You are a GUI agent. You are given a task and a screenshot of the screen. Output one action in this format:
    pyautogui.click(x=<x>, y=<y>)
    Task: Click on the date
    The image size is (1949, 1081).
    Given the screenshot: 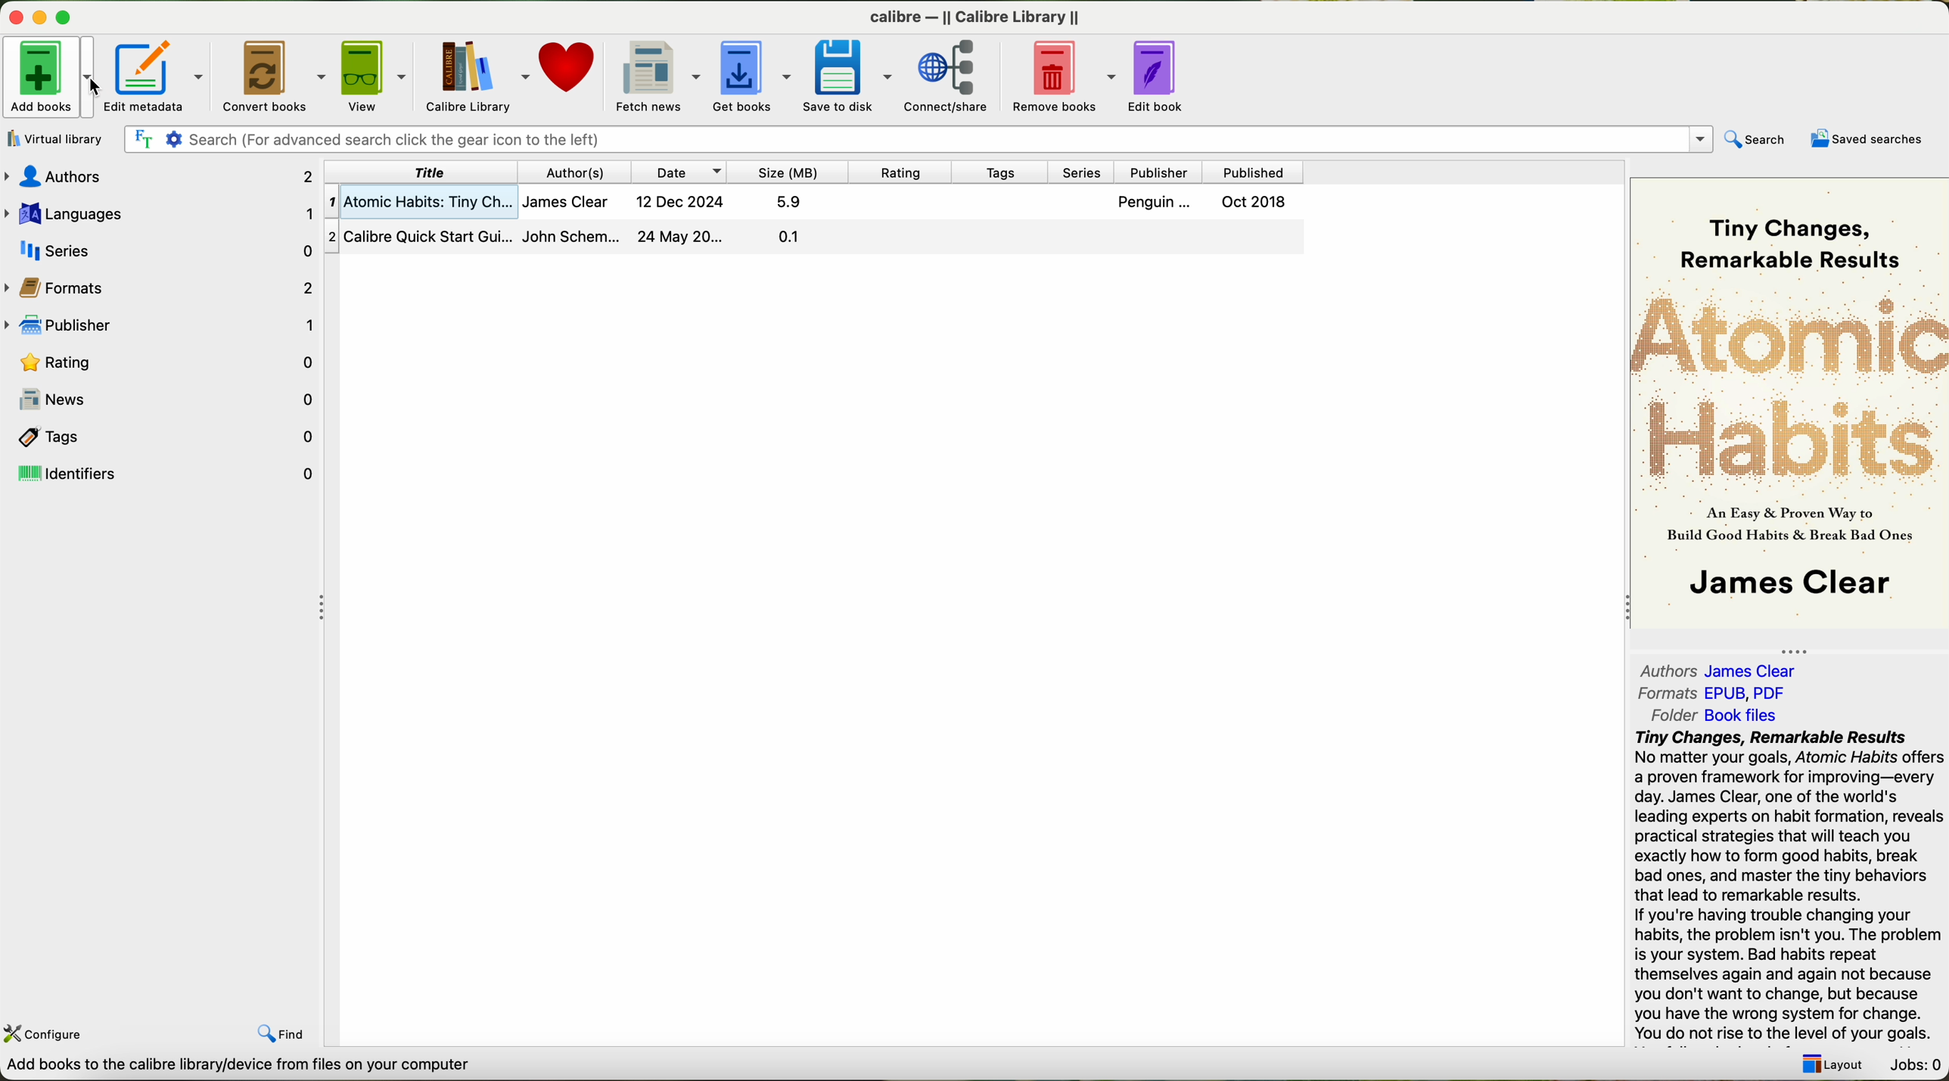 What is the action you would take?
    pyautogui.click(x=679, y=172)
    